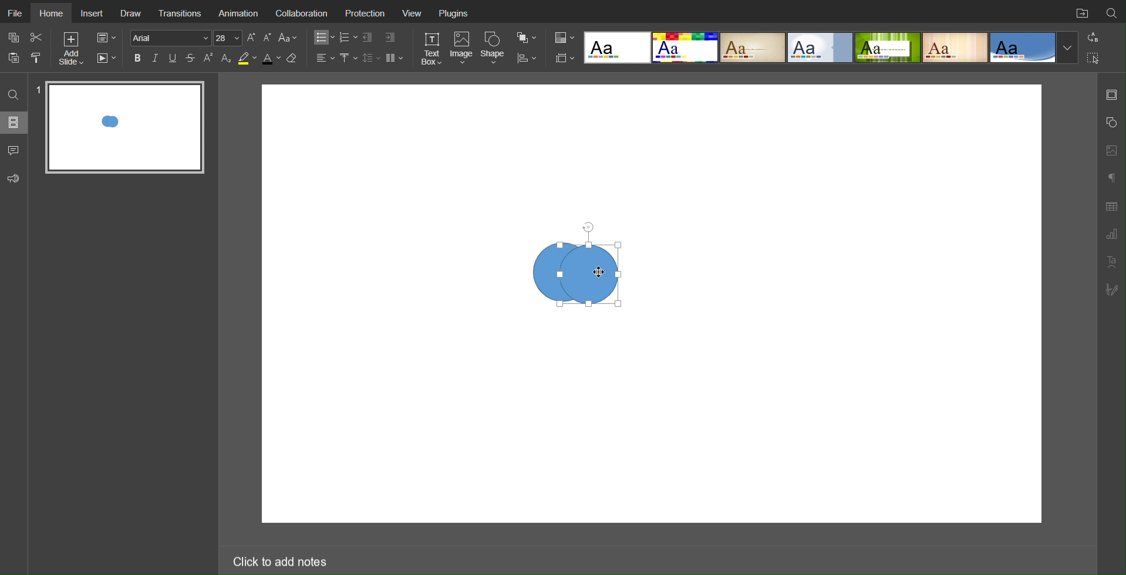 This screenshot has height=575, width=1126. I want to click on Alignment, so click(324, 58).